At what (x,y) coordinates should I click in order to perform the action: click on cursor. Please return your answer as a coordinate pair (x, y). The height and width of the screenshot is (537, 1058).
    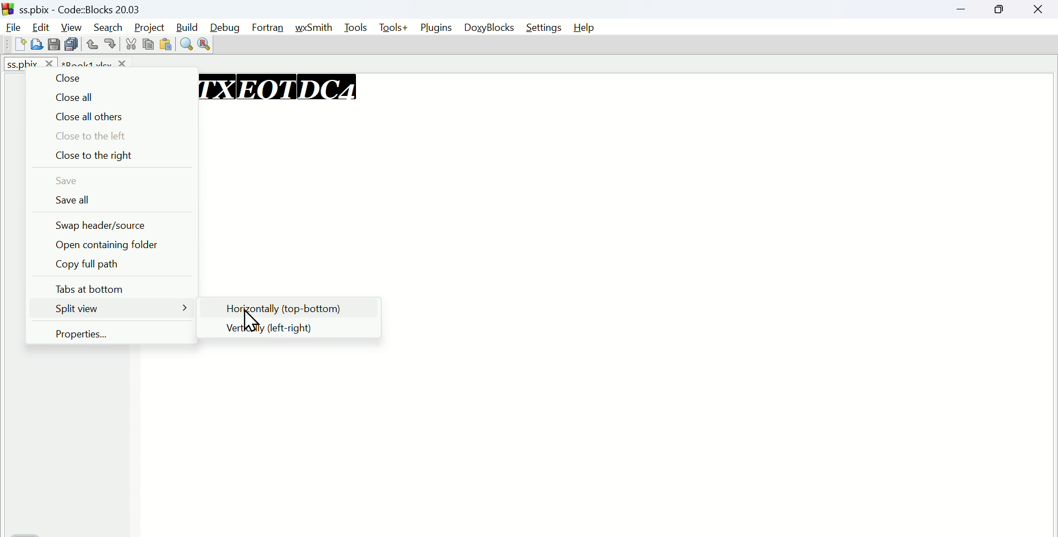
    Looking at the image, I should click on (251, 321).